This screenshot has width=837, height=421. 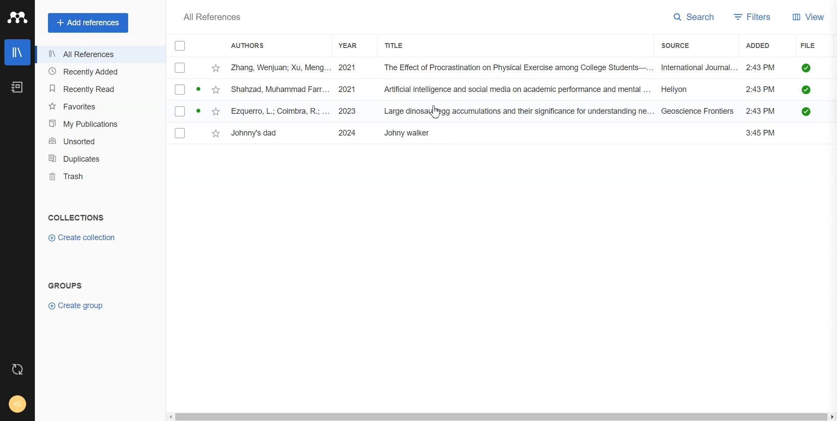 I want to click on Johnny Waker, so click(x=409, y=133).